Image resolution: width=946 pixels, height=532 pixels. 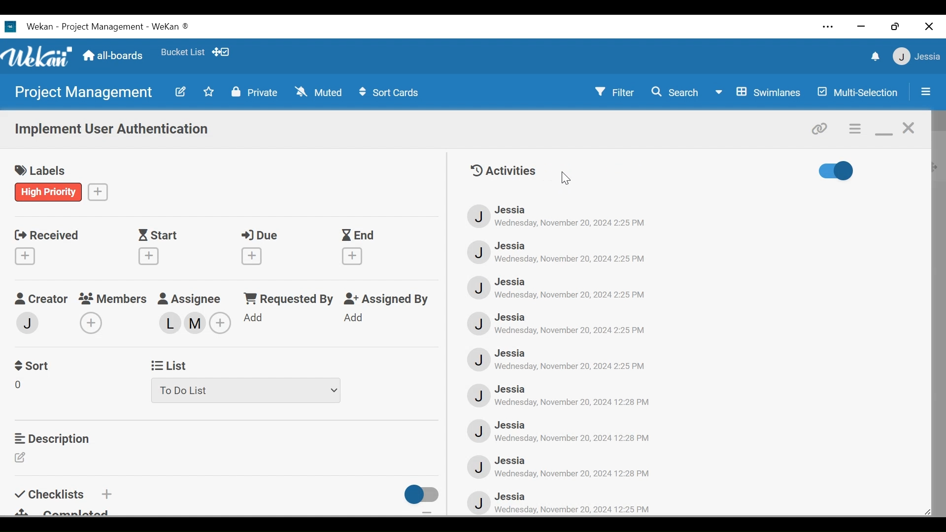 What do you see at coordinates (477, 252) in the screenshot?
I see `Avatar` at bounding box center [477, 252].